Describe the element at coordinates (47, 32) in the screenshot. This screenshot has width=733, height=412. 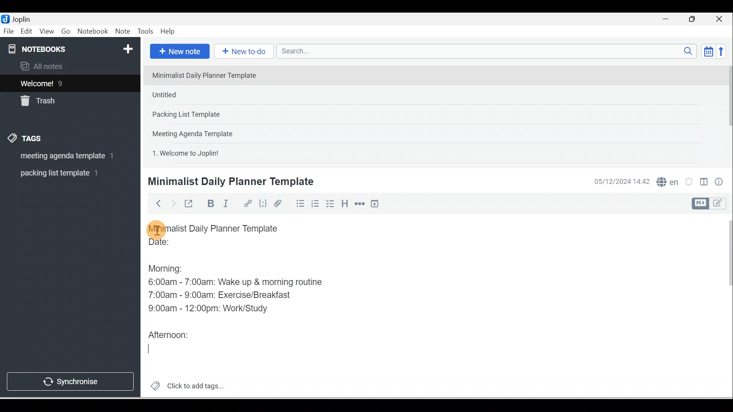
I see `View` at that location.